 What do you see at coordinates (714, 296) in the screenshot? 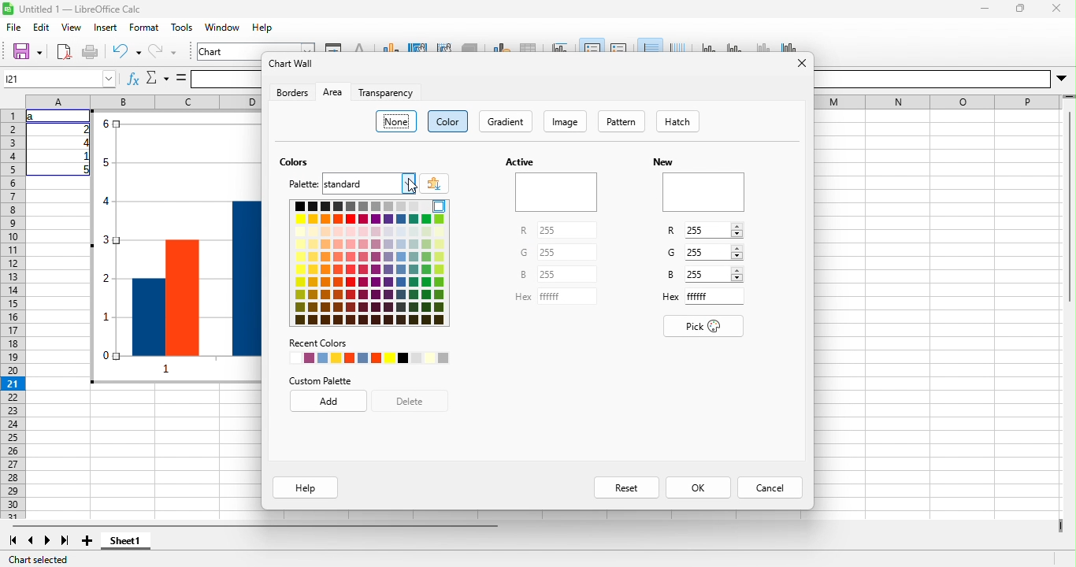
I see `Input for Hex code` at bounding box center [714, 296].